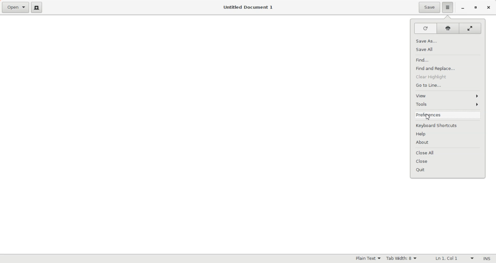 The width and height of the screenshot is (496, 263). Describe the element at coordinates (471, 28) in the screenshot. I see `Full screen` at that location.